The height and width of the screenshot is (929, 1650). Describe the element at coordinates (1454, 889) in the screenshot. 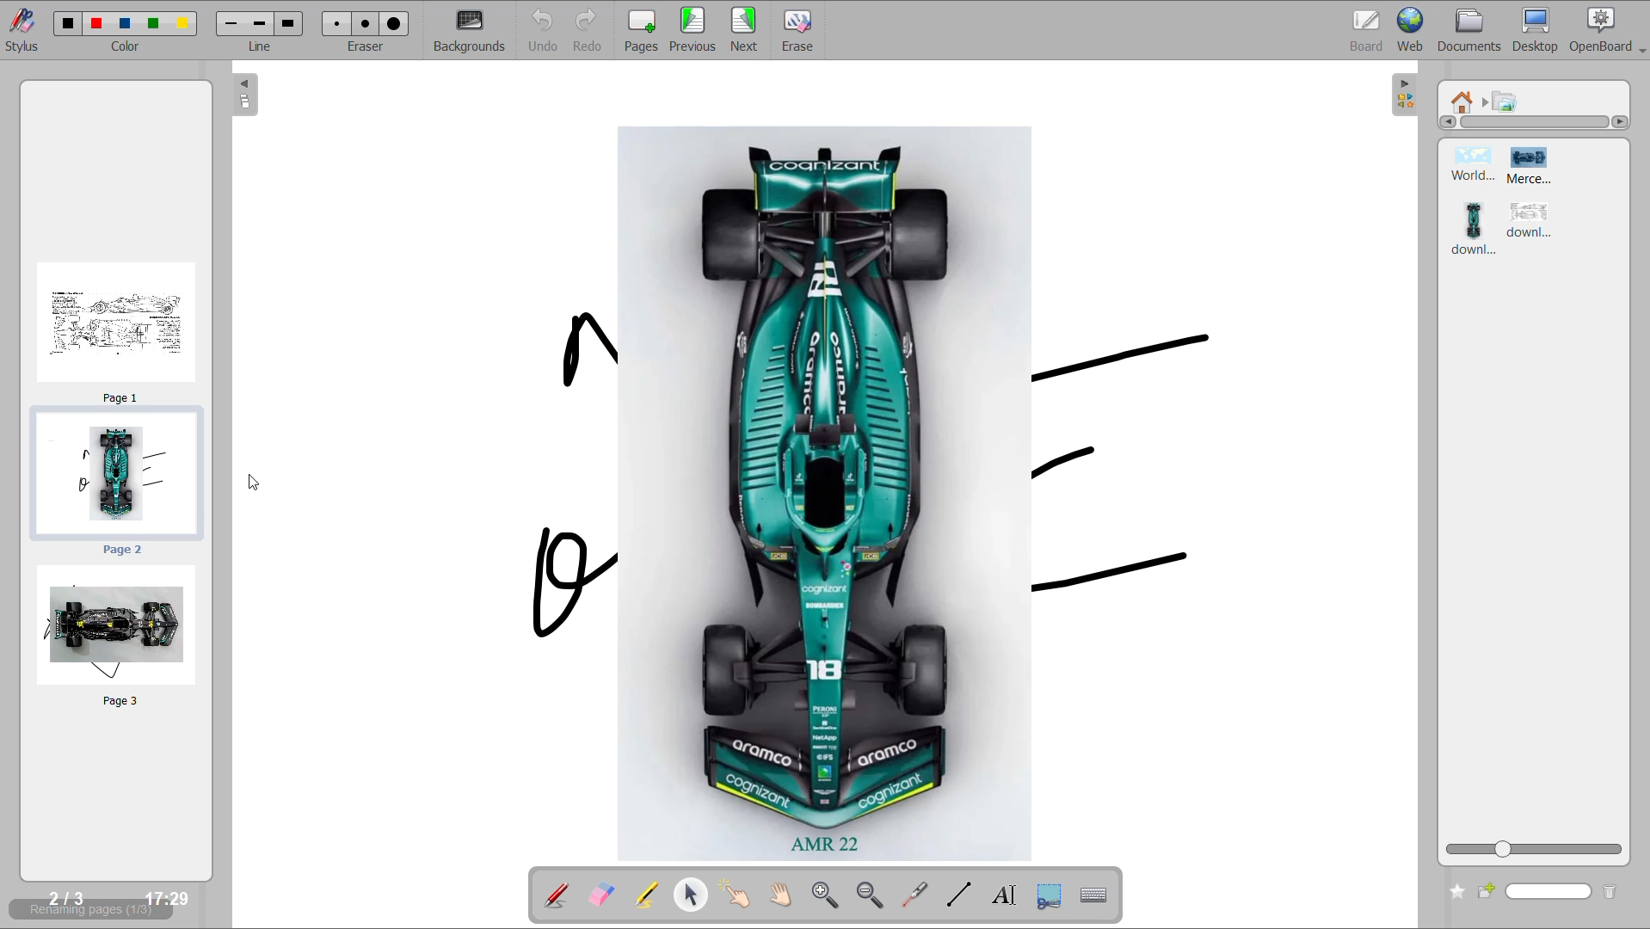

I see `add to favourites` at that location.